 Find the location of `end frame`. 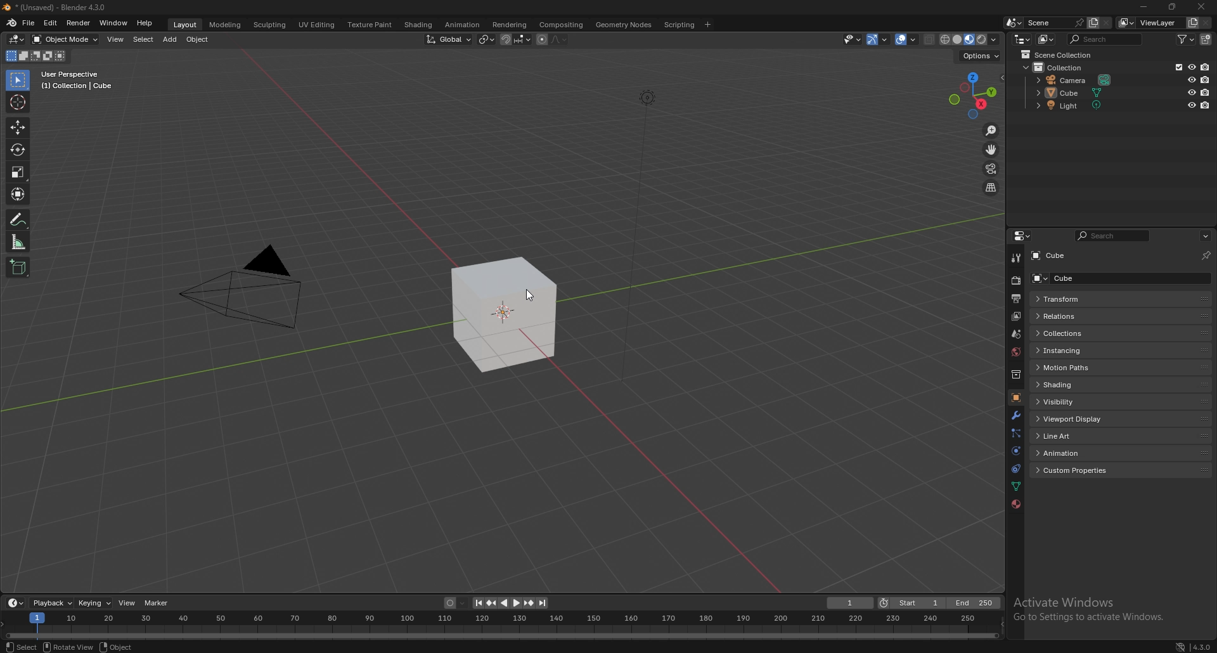

end frame is located at coordinates (973, 603).